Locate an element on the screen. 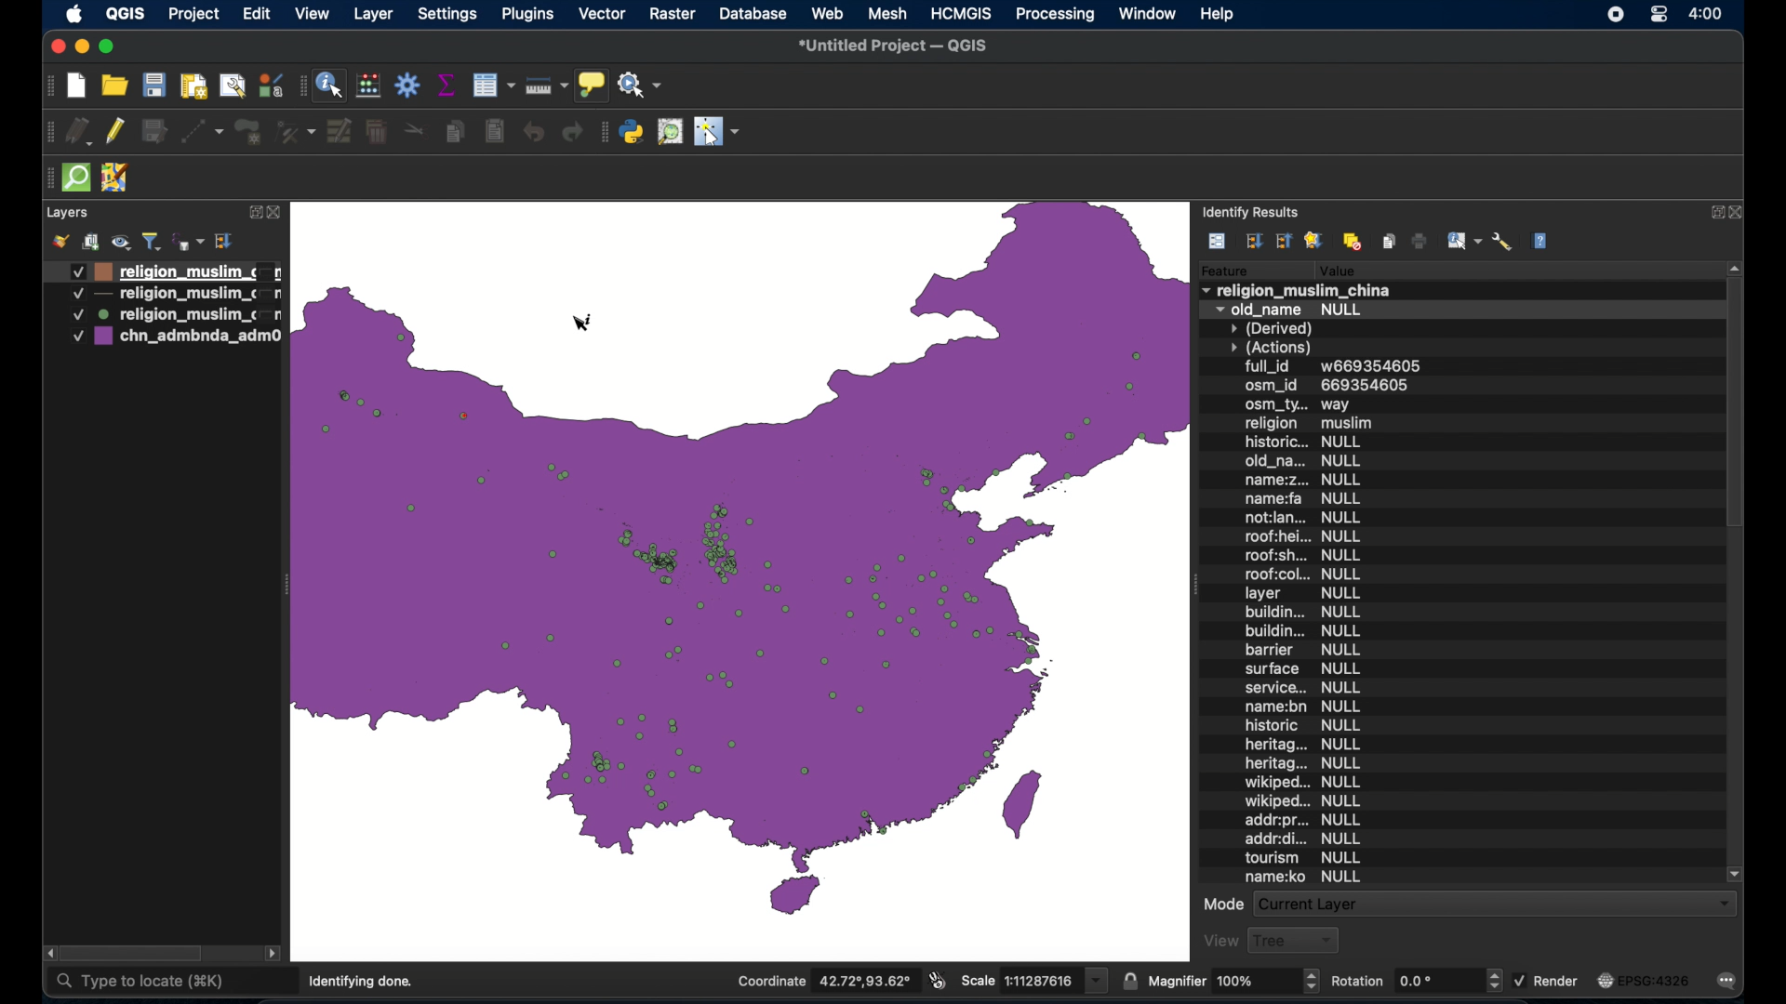 The width and height of the screenshot is (1786, 1004). minimize is located at coordinates (81, 46).